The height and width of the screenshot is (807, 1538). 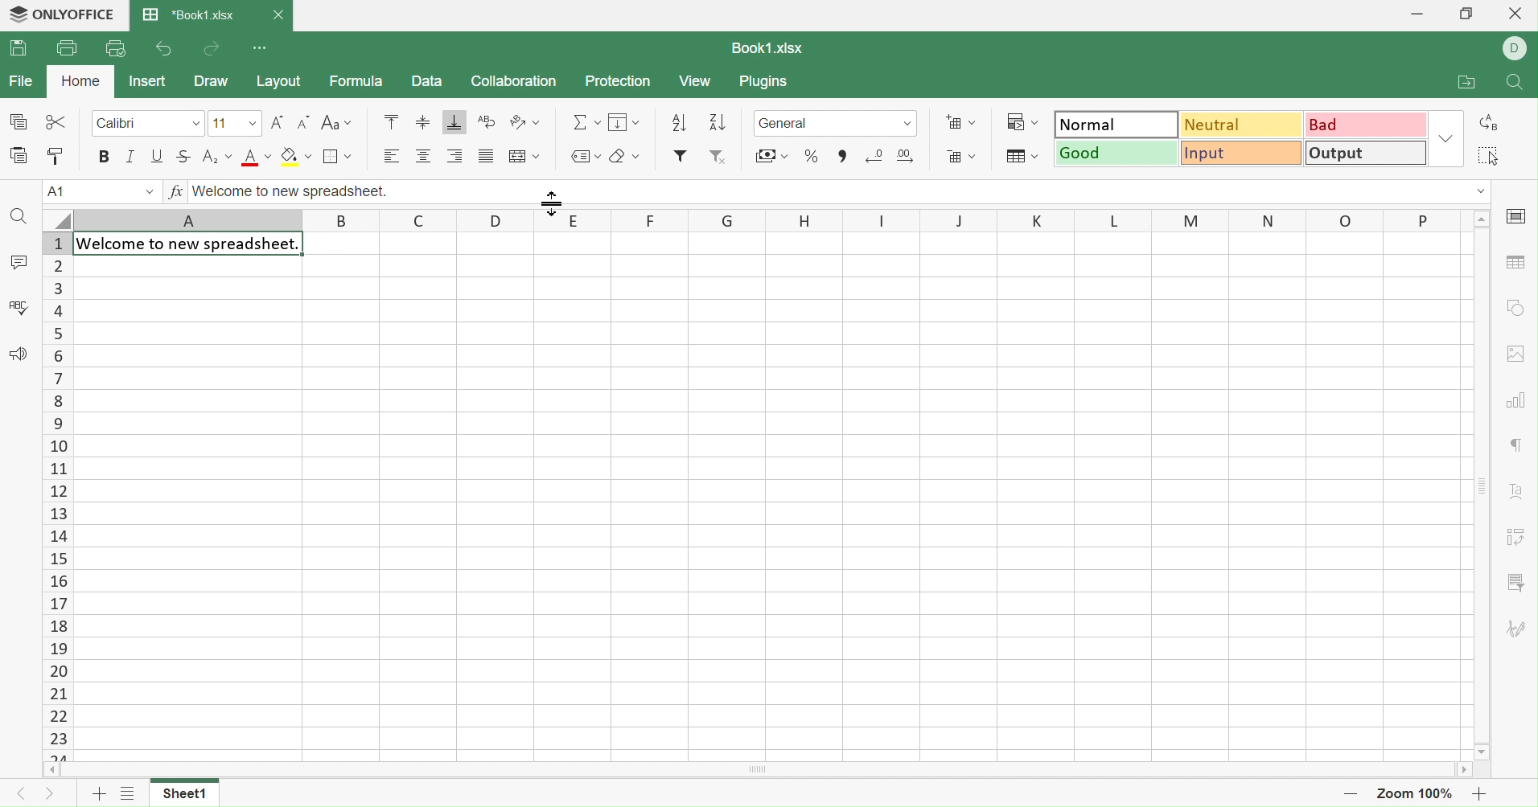 What do you see at coordinates (58, 497) in the screenshot?
I see `Row Numbers` at bounding box center [58, 497].